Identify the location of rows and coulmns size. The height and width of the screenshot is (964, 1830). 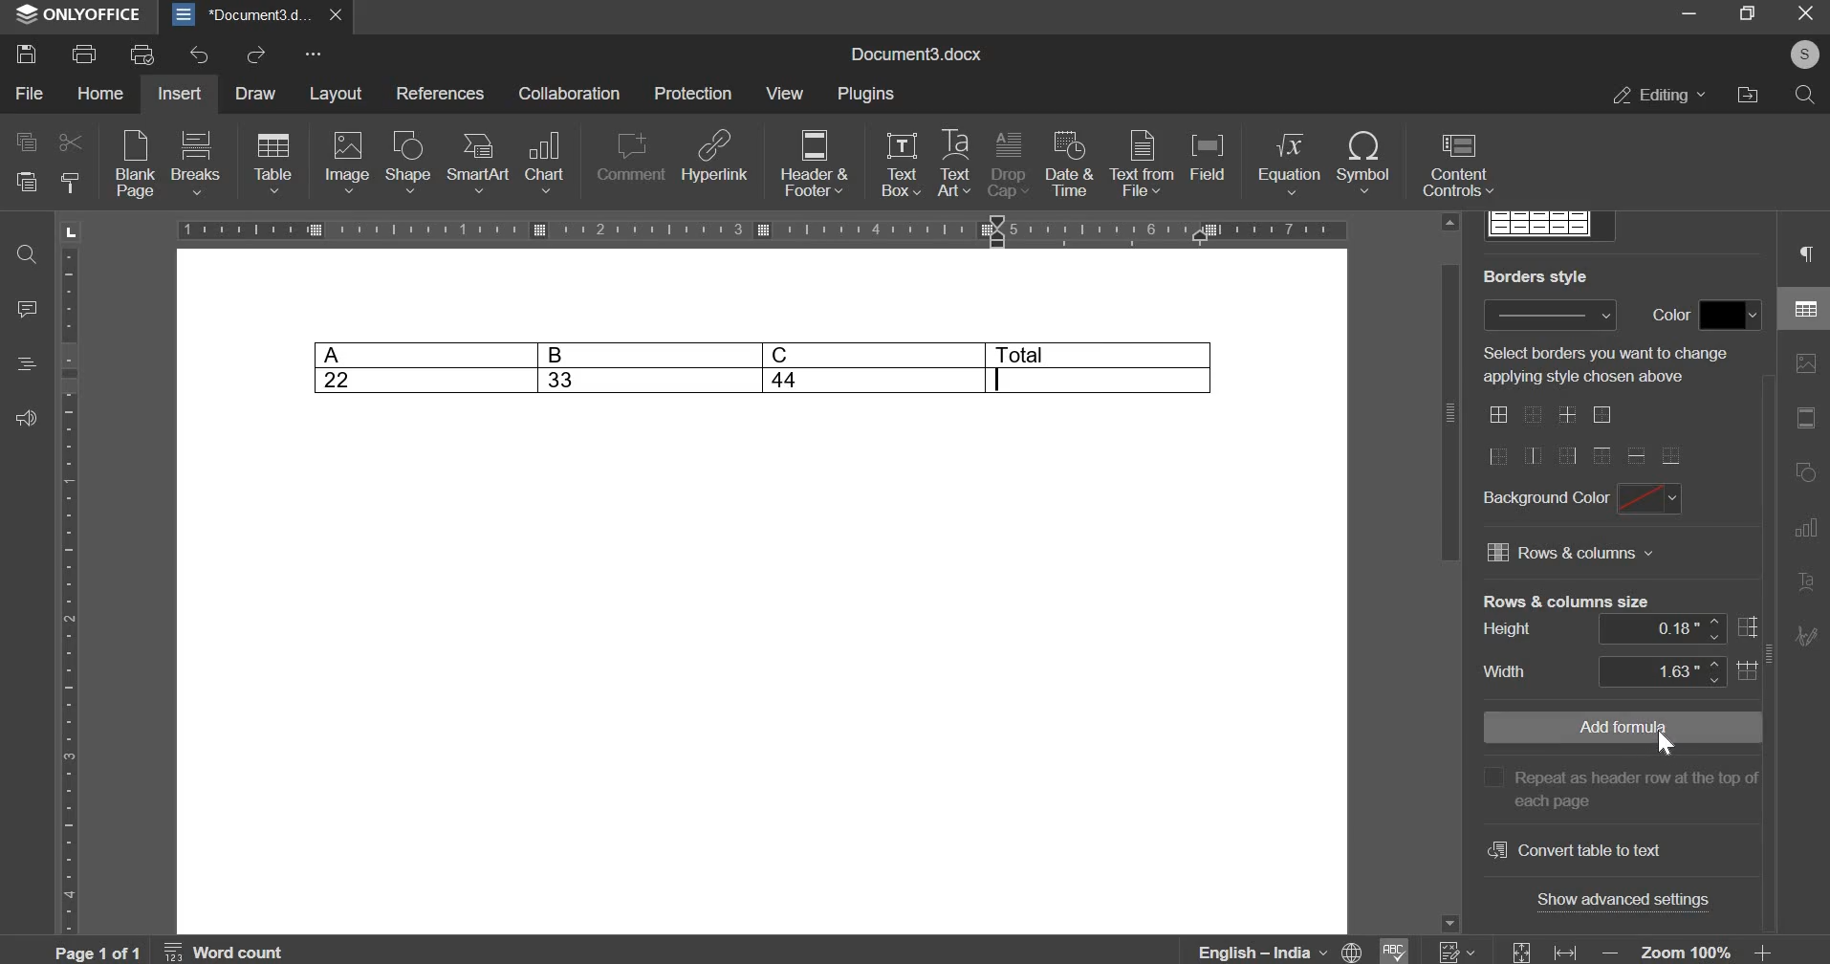
(1565, 600).